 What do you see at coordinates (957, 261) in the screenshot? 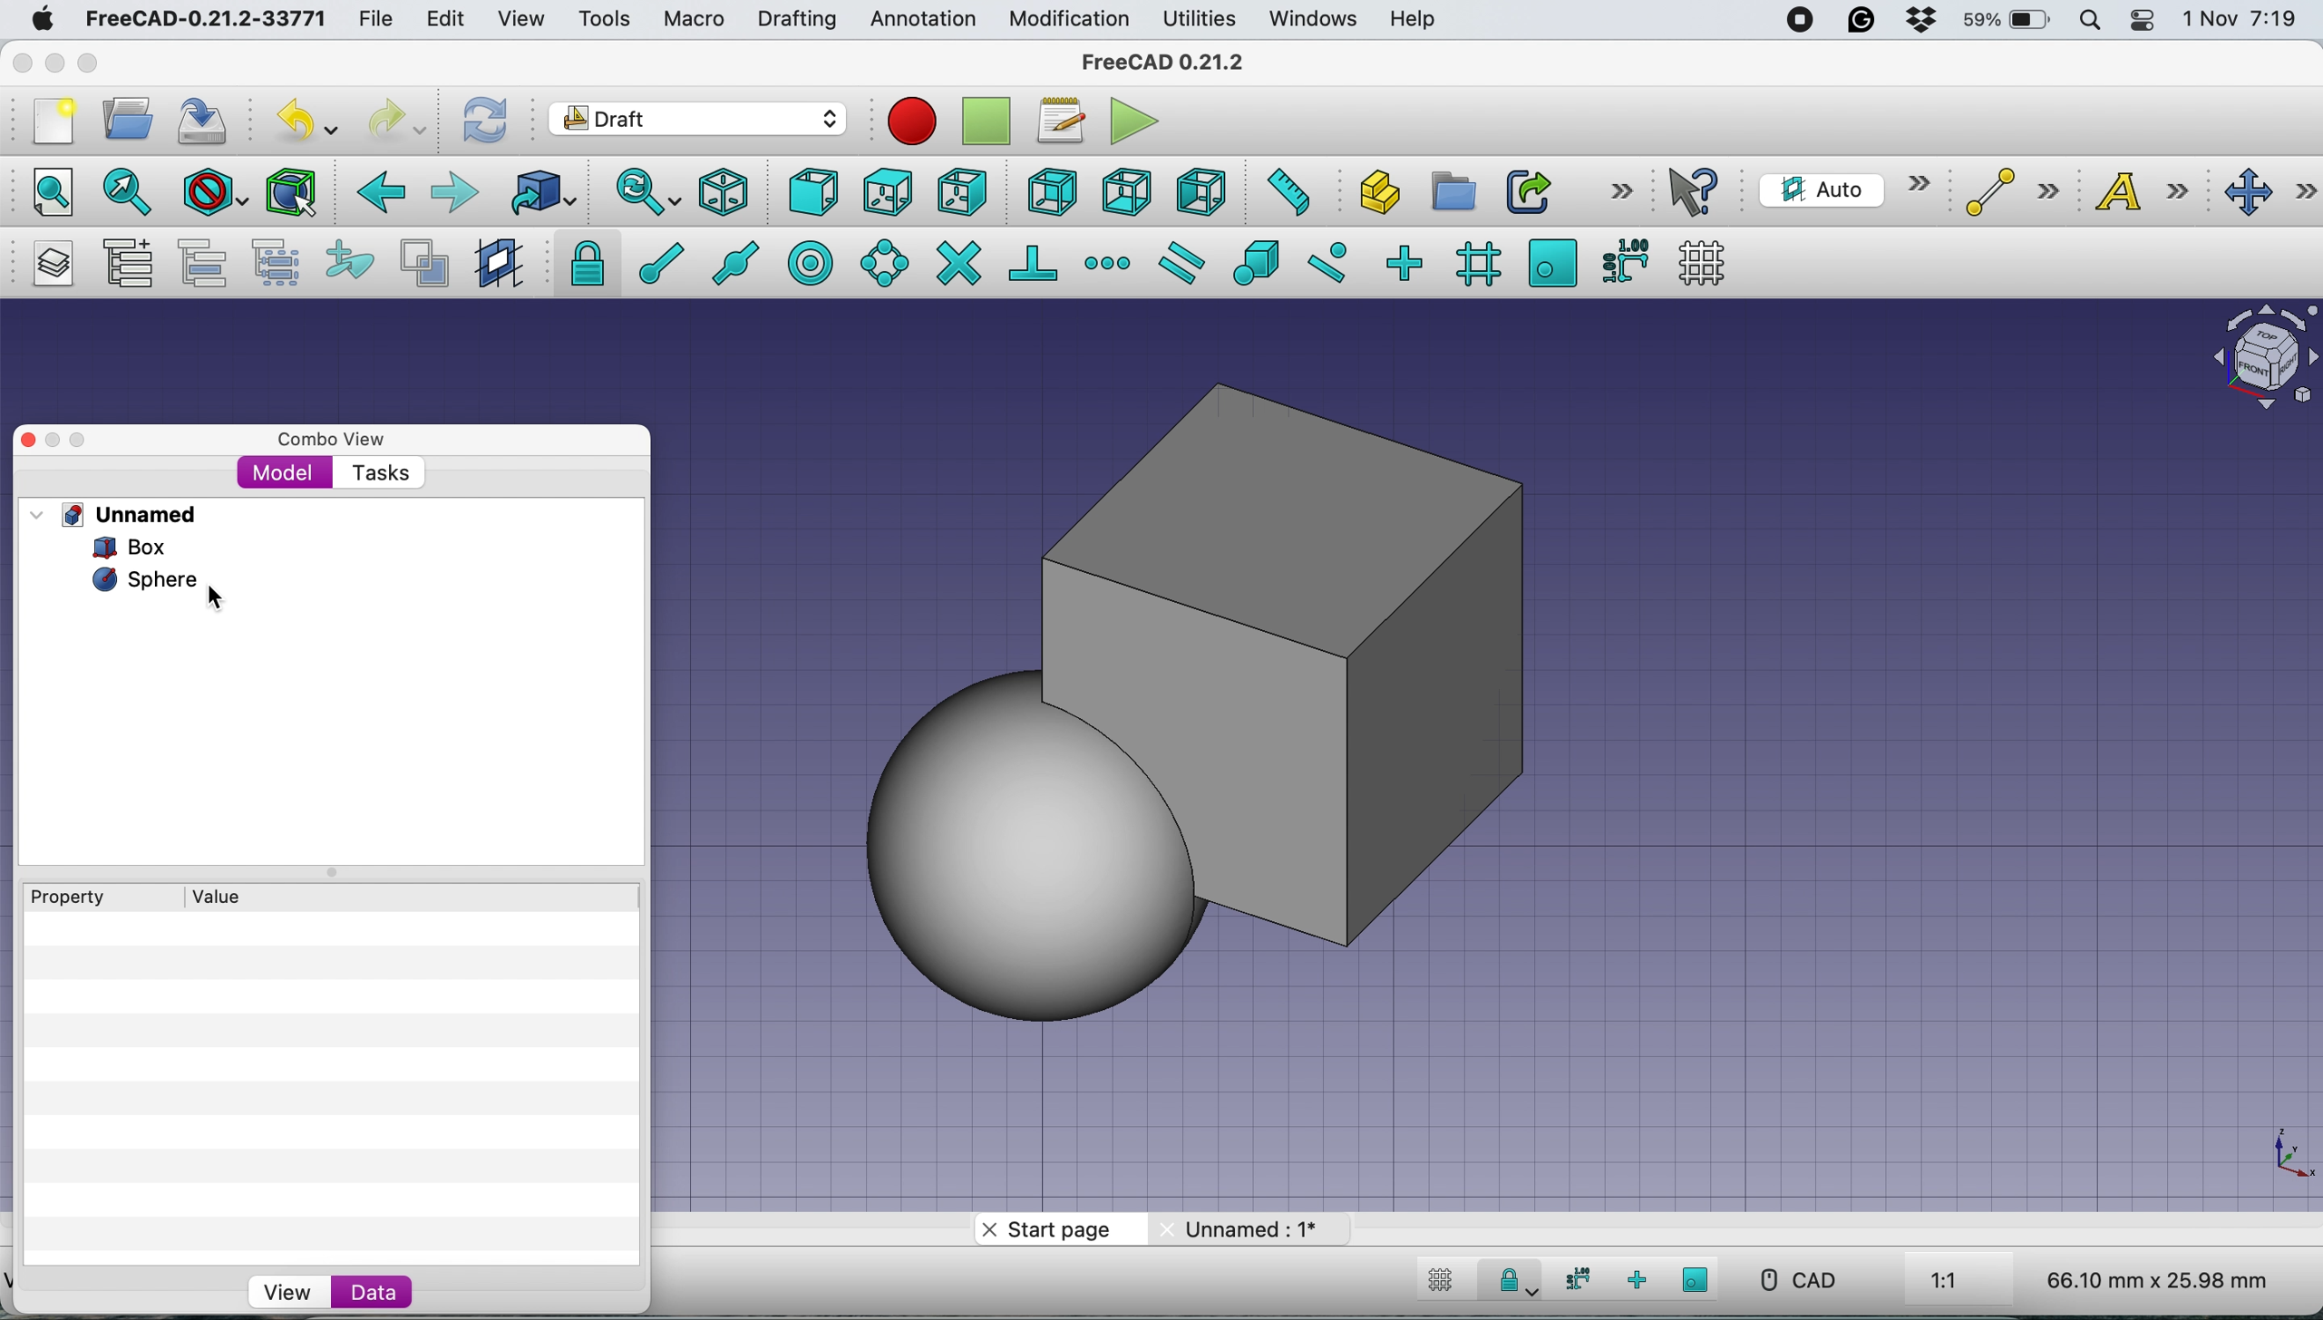
I see `snap intersection` at bounding box center [957, 261].